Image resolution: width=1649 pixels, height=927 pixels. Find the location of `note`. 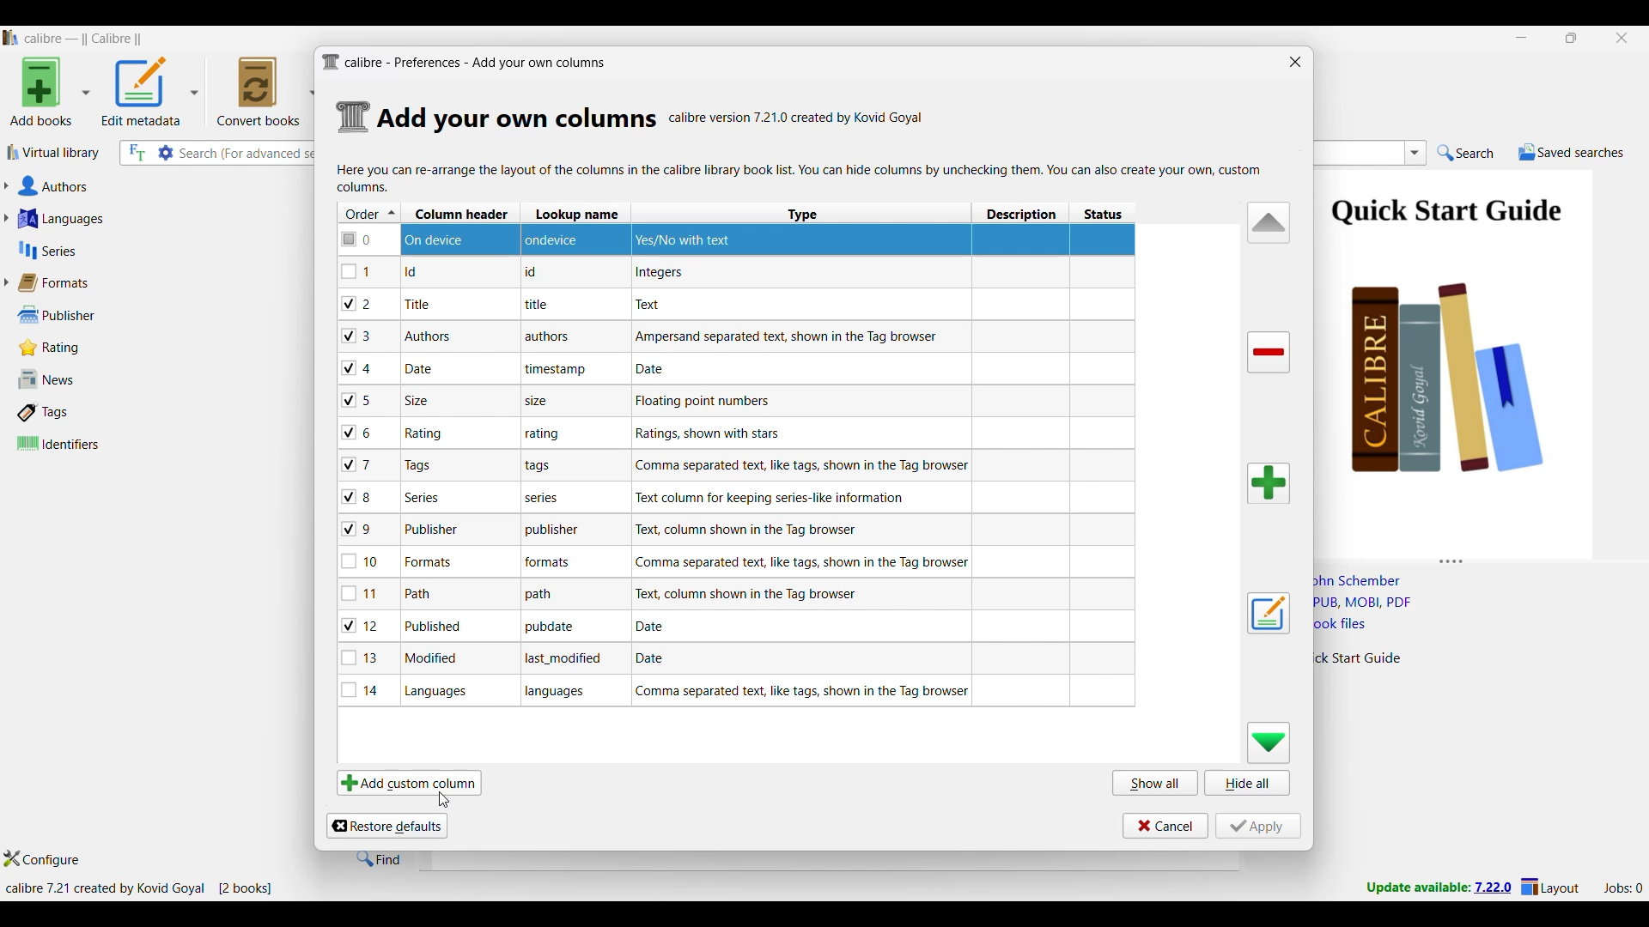

note is located at coordinates (556, 529).